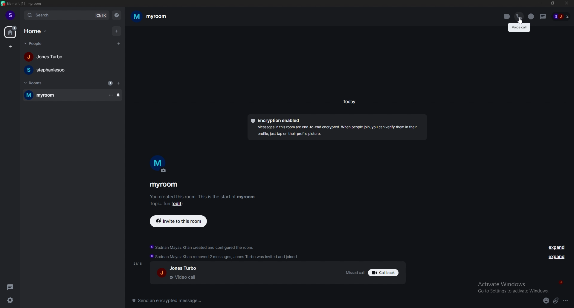 The image size is (574, 308). What do you see at coordinates (12, 286) in the screenshot?
I see `threads` at bounding box center [12, 286].